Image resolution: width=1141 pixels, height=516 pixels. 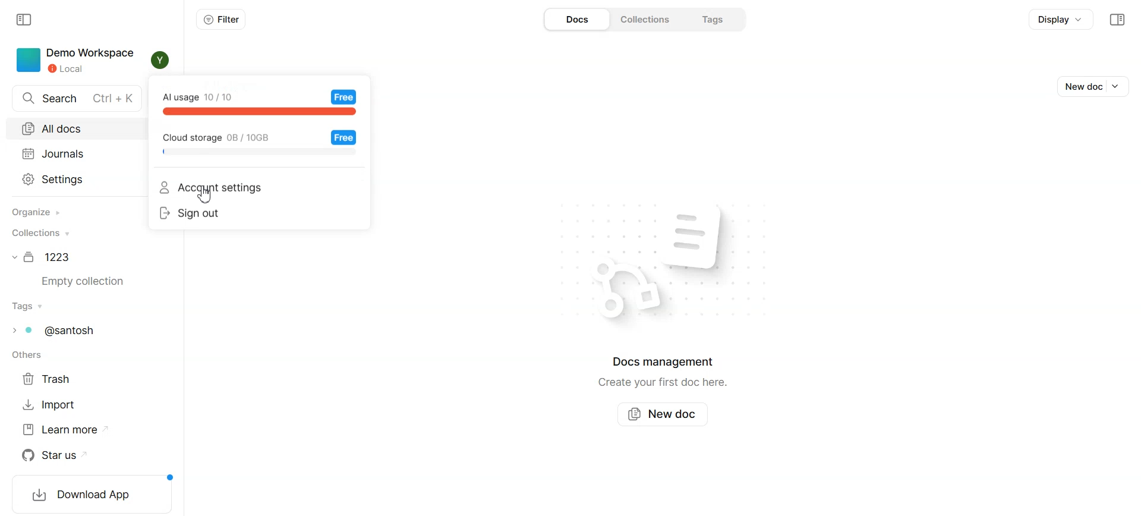 What do you see at coordinates (711, 236) in the screenshot?
I see `Visual element` at bounding box center [711, 236].